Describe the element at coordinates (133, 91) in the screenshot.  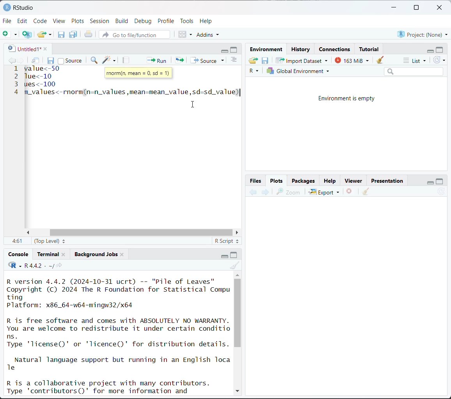
I see `m_values<-rnorm(n=n_values,mean=mean_value,sd=sd_value)` at that location.